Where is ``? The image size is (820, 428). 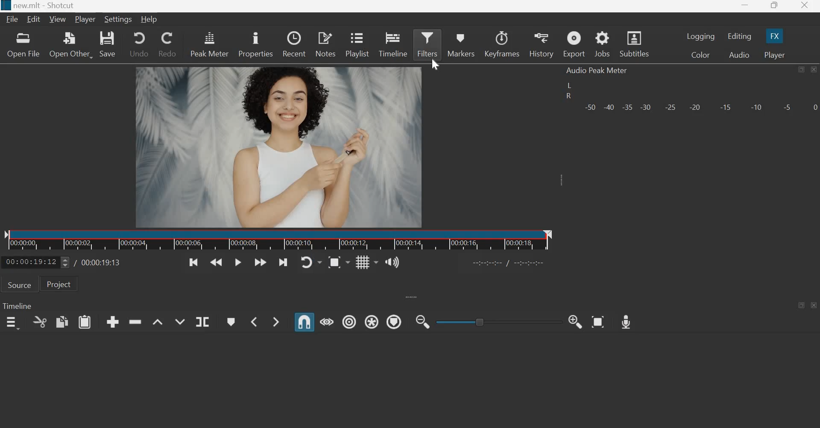  is located at coordinates (280, 146).